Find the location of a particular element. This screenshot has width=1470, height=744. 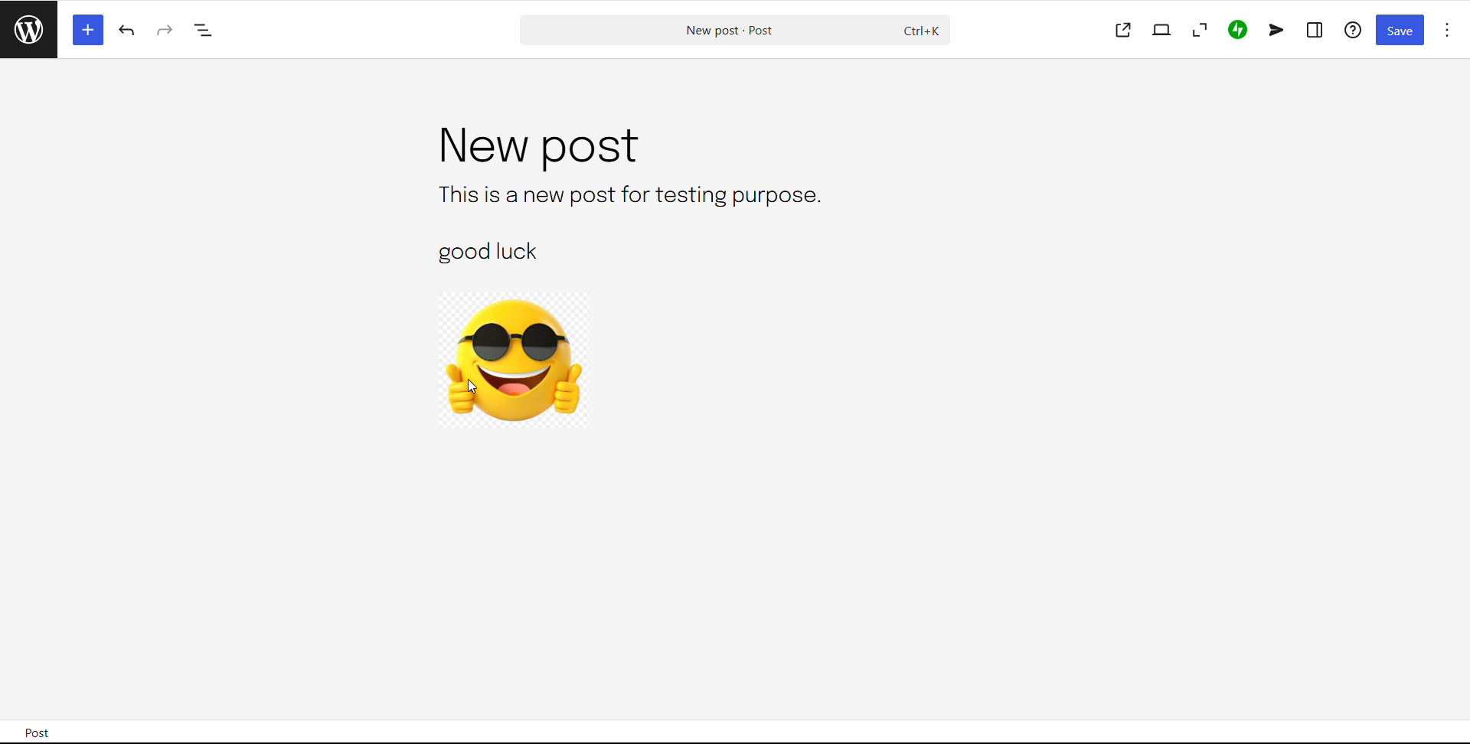

redo is located at coordinates (165, 30).